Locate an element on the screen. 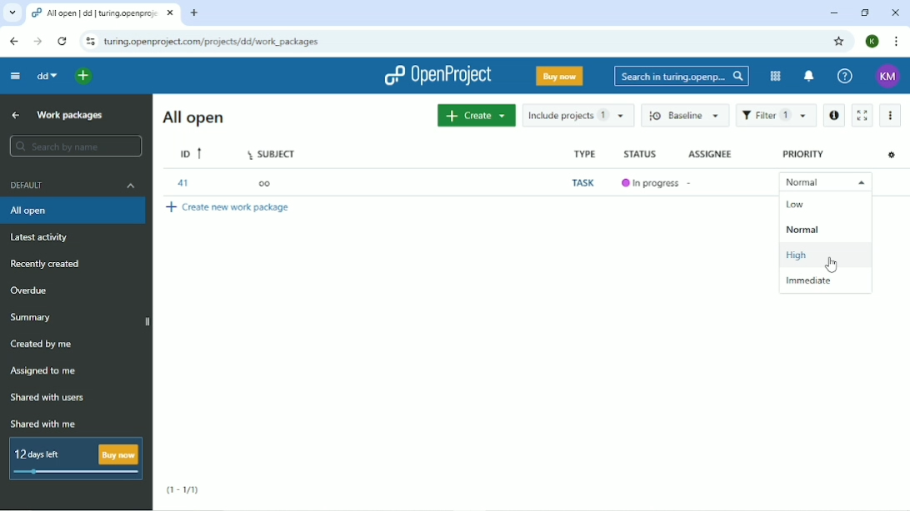  In progress is located at coordinates (656, 185).